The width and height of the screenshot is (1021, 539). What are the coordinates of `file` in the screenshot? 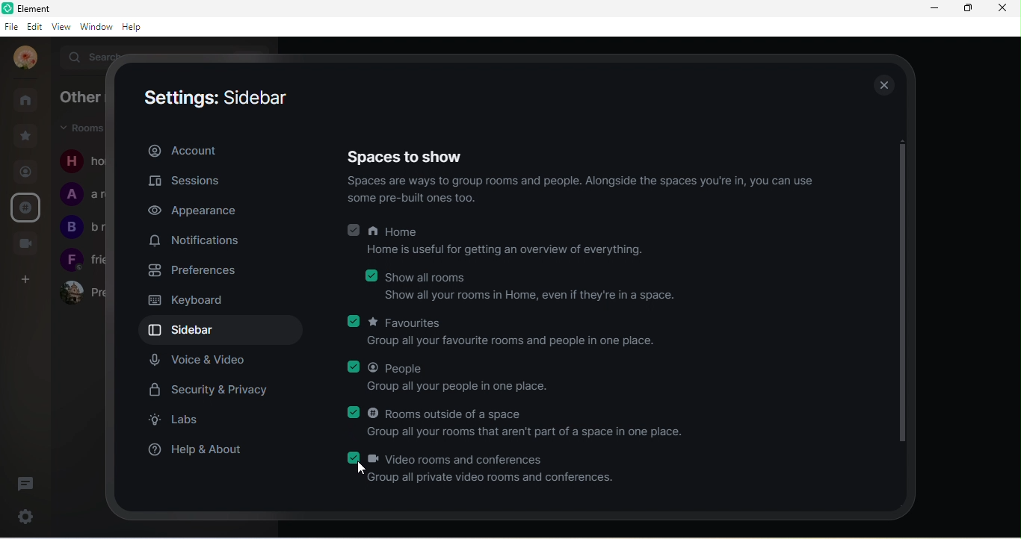 It's located at (13, 28).